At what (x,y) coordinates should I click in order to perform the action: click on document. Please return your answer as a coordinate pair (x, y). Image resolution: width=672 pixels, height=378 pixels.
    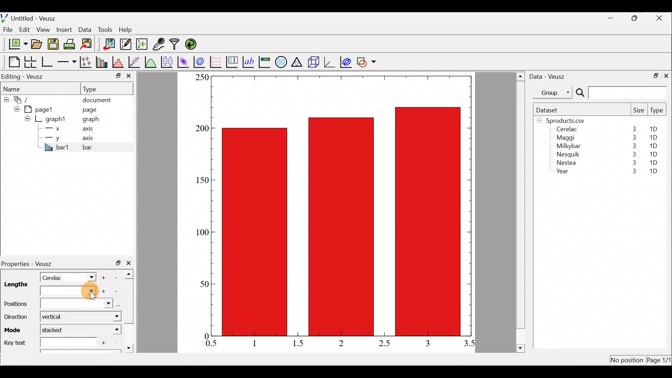
    Looking at the image, I should click on (97, 99).